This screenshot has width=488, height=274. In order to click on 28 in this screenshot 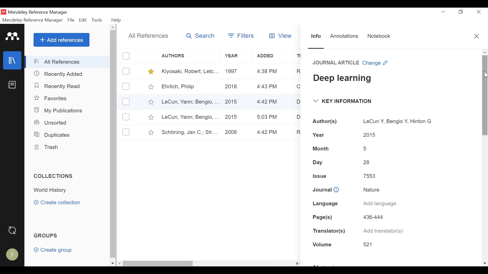, I will do `click(368, 162)`.